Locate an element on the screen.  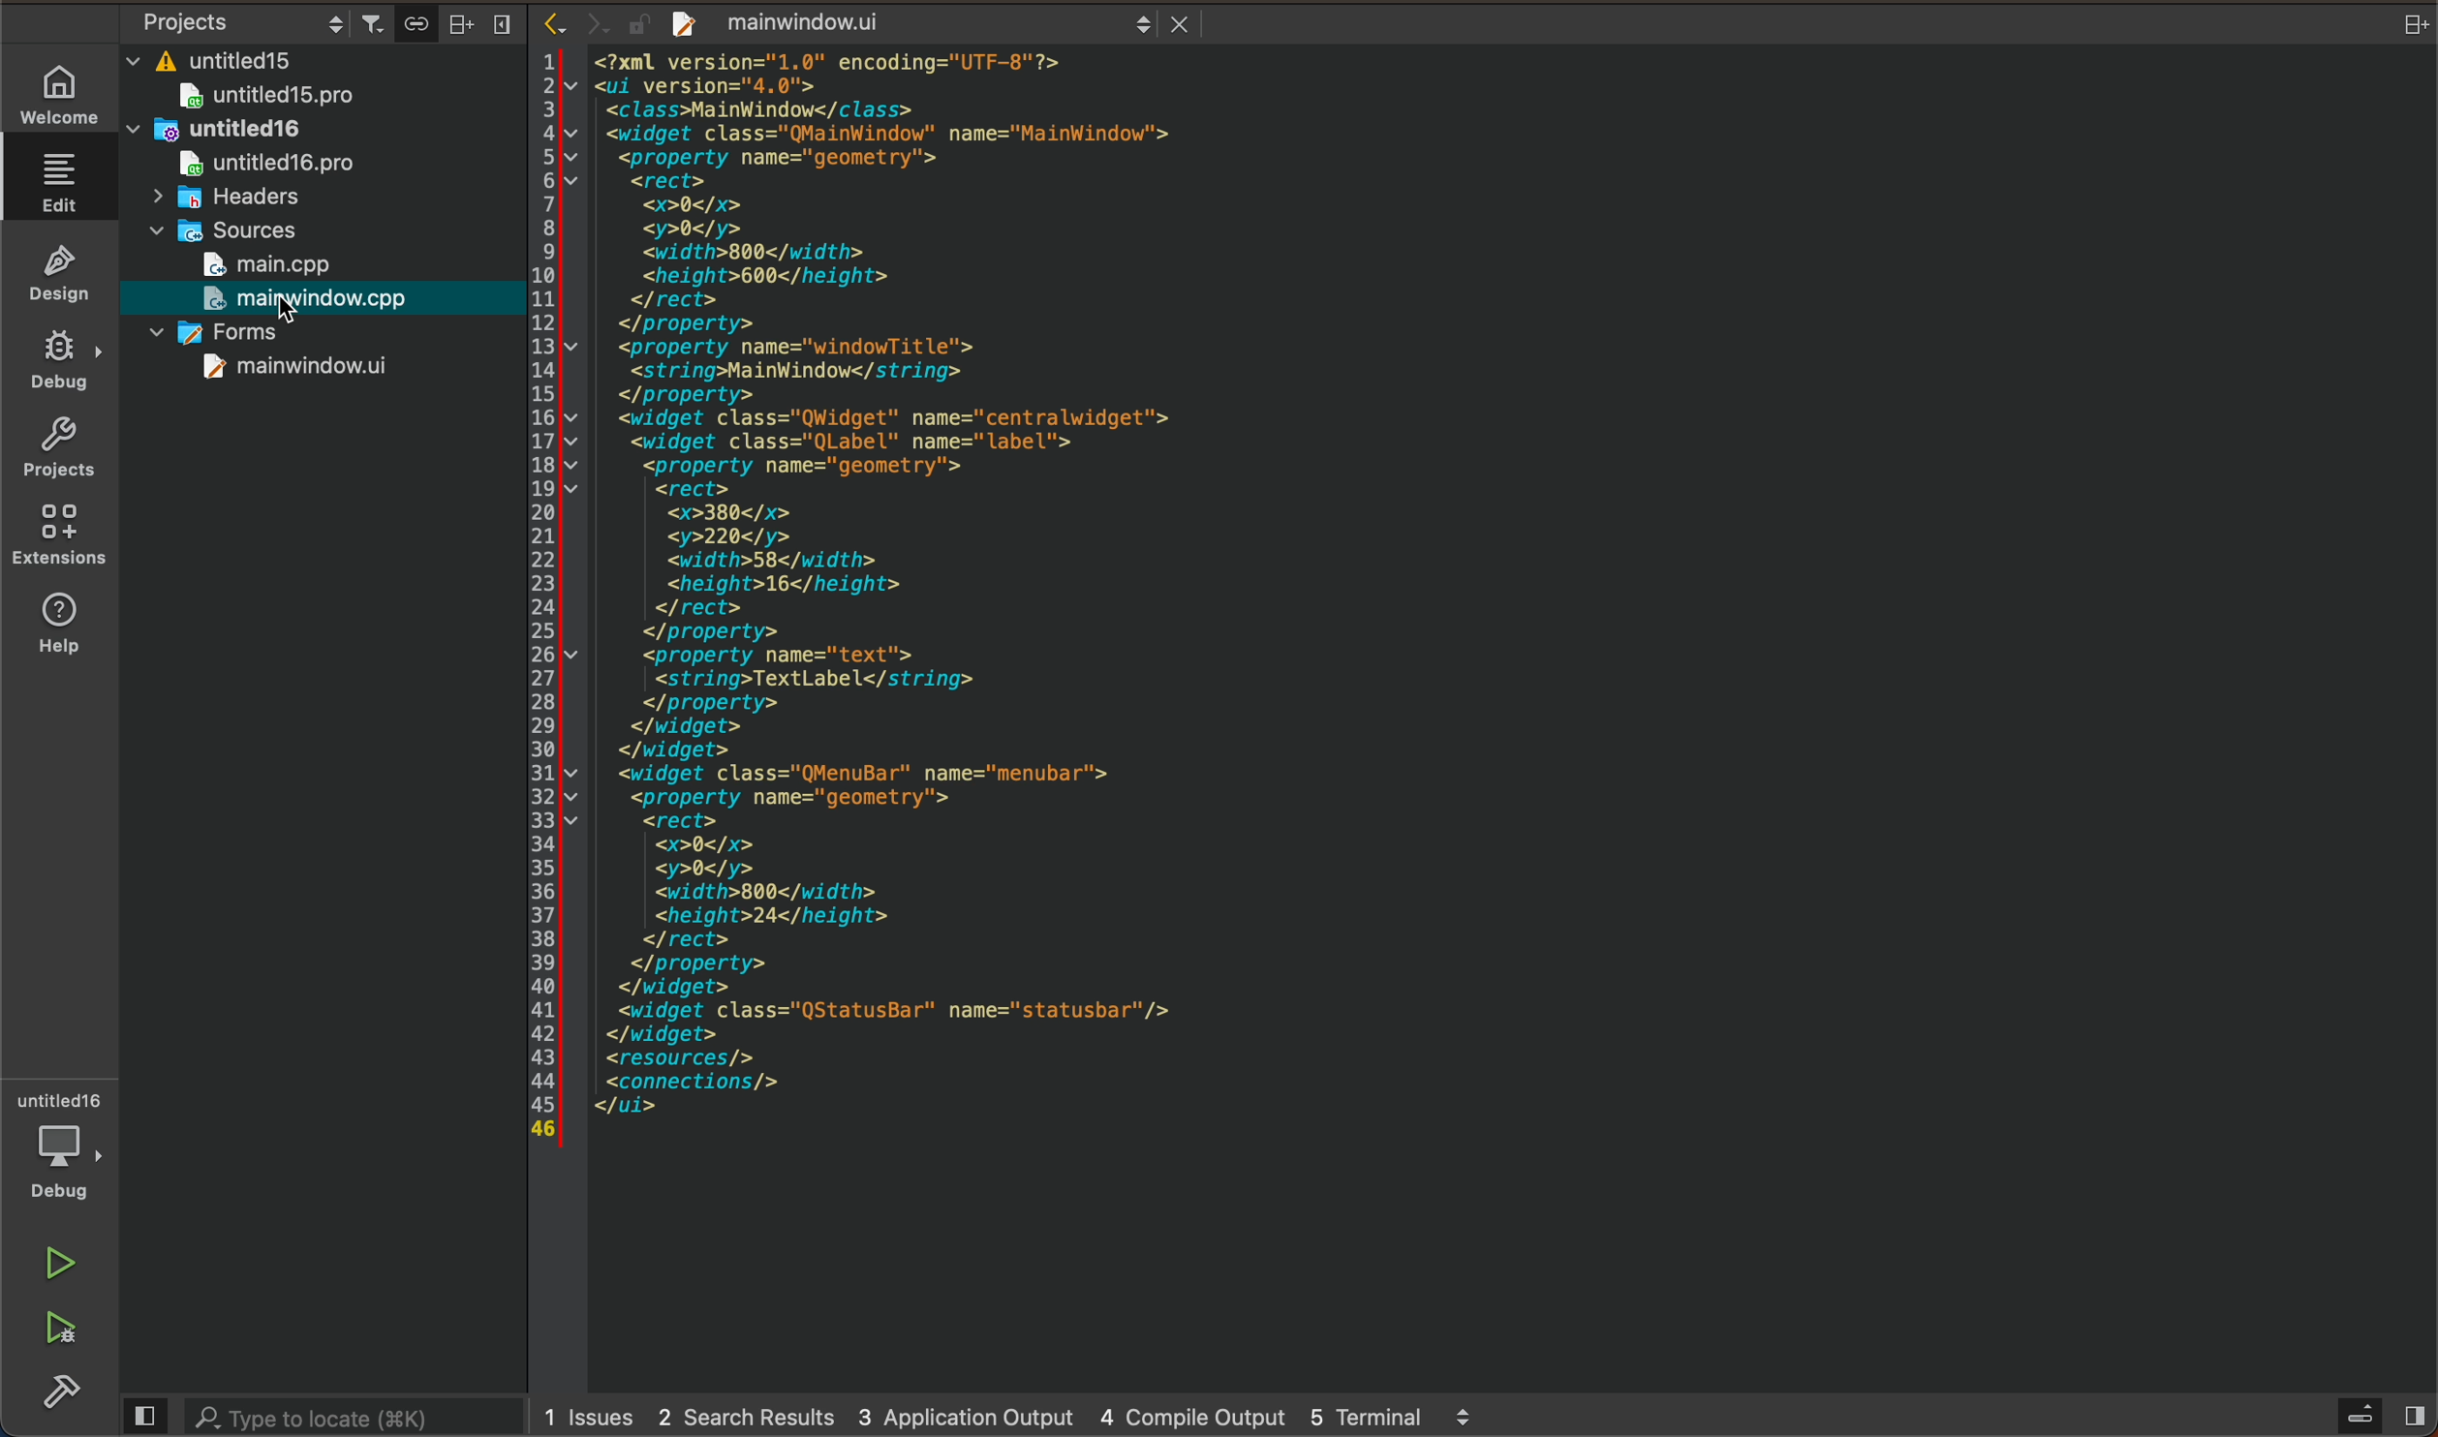
debugger is located at coordinates (63, 1146).